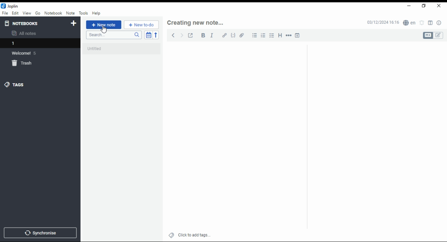 This screenshot has width=447, height=242. Describe the element at coordinates (271, 36) in the screenshot. I see `checkbox` at that location.